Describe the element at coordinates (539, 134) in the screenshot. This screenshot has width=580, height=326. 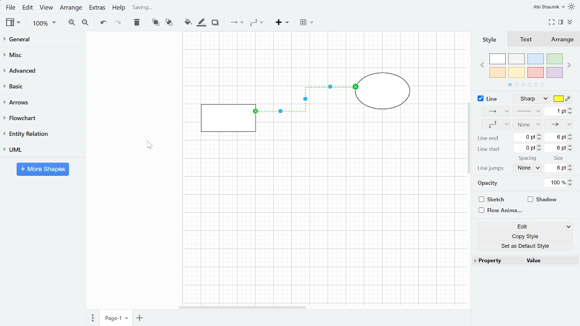
I see `Increase line end spacing` at that location.